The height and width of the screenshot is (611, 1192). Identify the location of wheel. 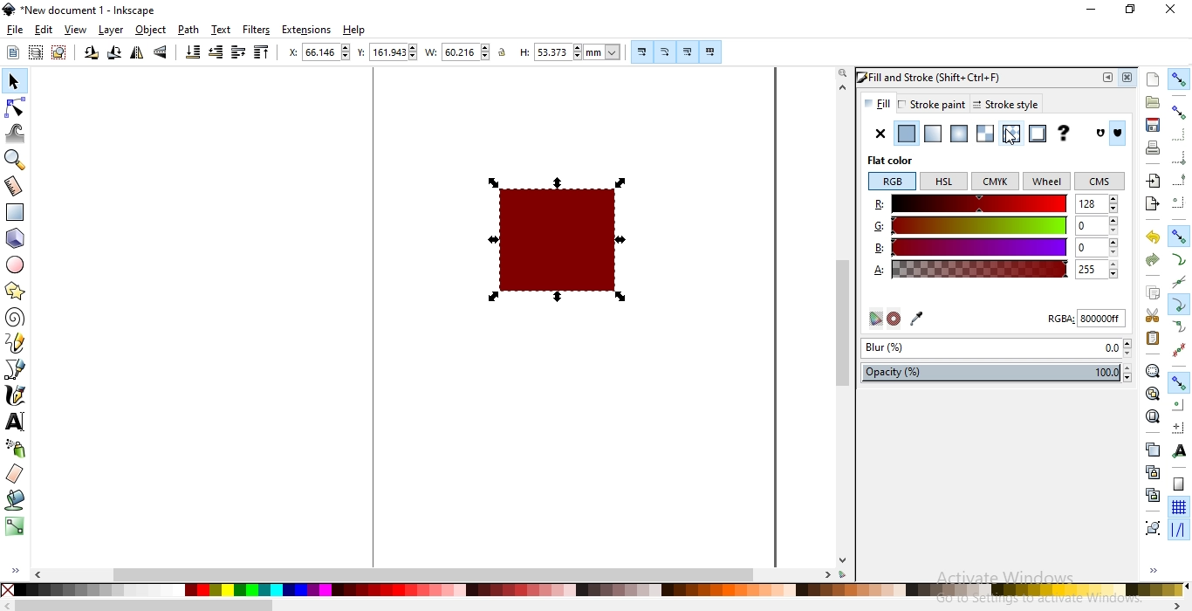
(1046, 182).